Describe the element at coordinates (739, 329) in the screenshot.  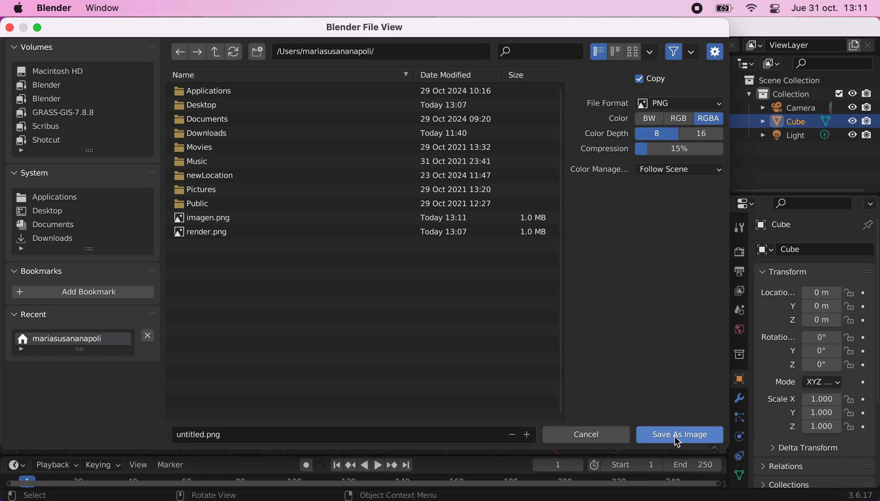
I see `world` at that location.